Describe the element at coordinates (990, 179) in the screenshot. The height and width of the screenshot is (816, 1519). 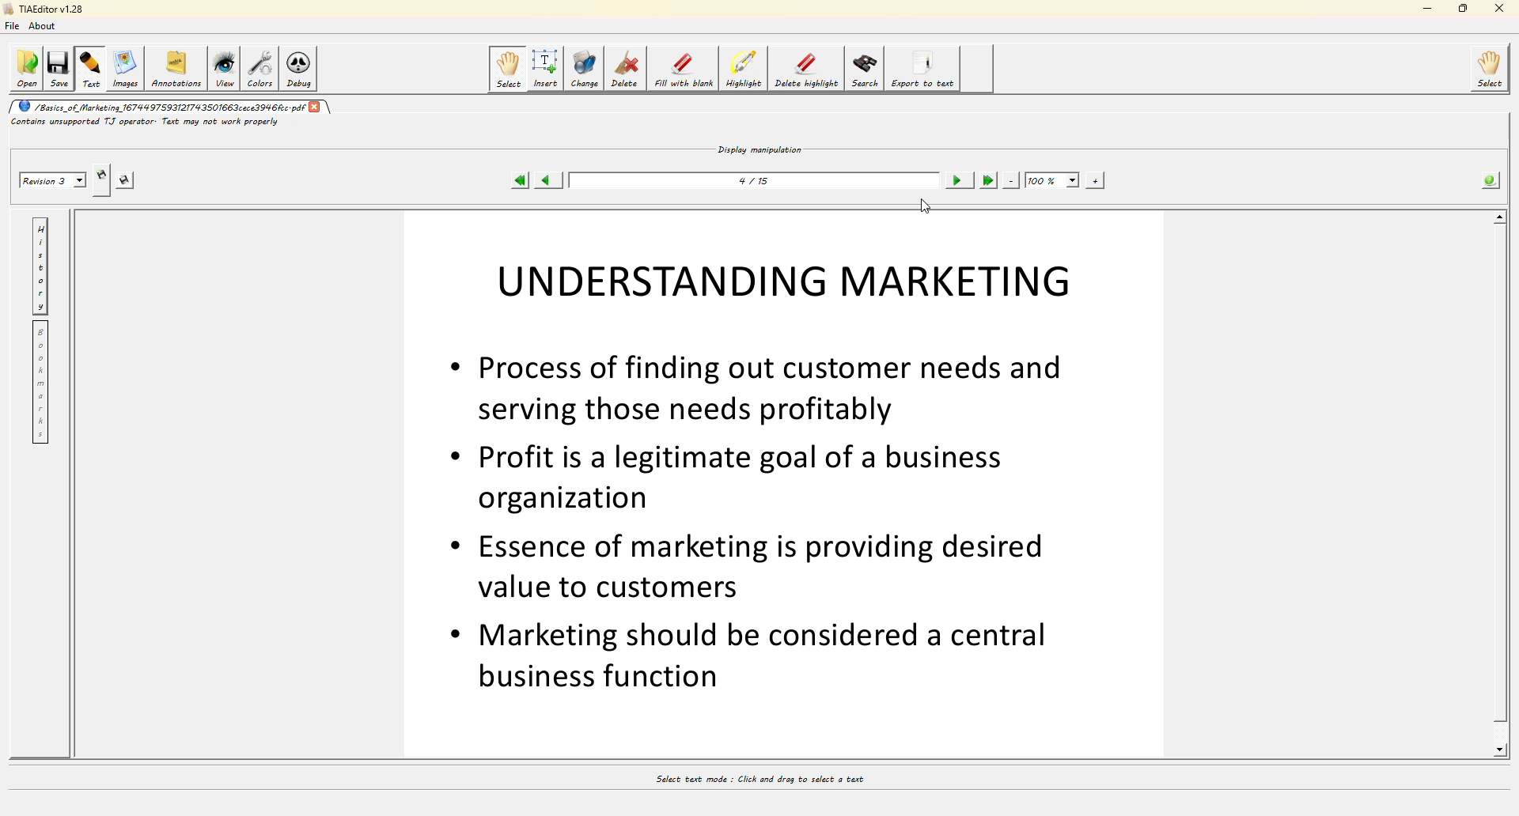
I see `last page` at that location.